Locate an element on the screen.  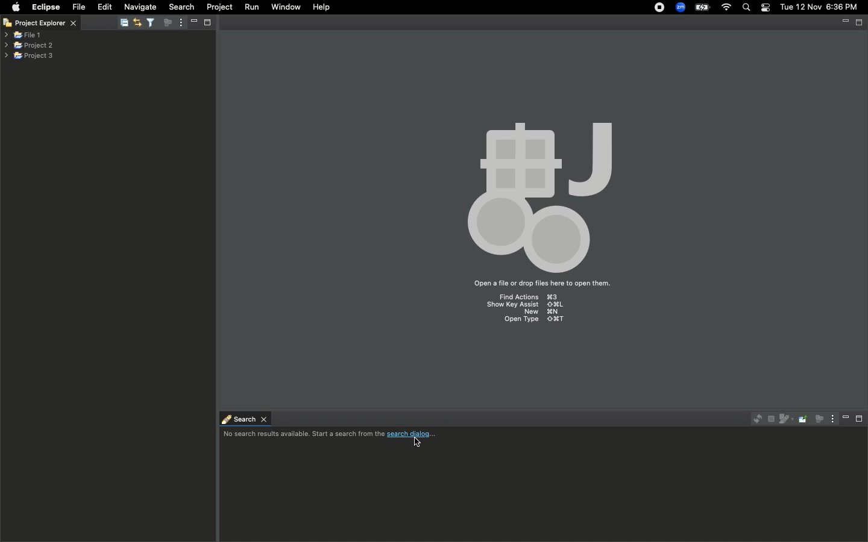
File 1 is located at coordinates (23, 36).